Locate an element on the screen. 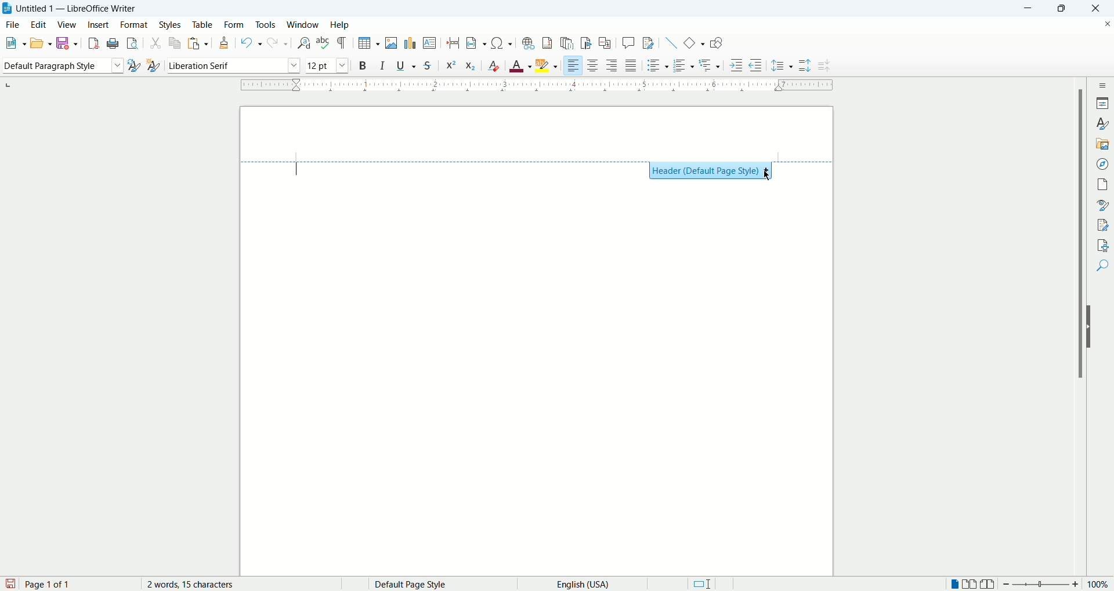  save is located at coordinates (11, 582).